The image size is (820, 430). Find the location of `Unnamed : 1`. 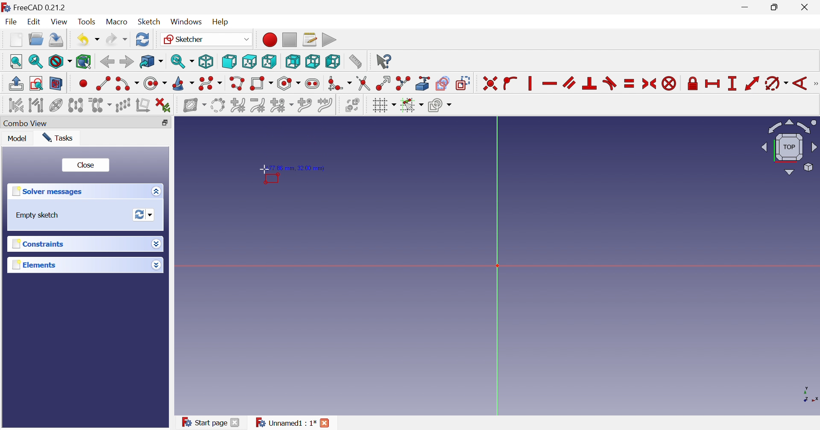

Unnamed : 1 is located at coordinates (284, 423).